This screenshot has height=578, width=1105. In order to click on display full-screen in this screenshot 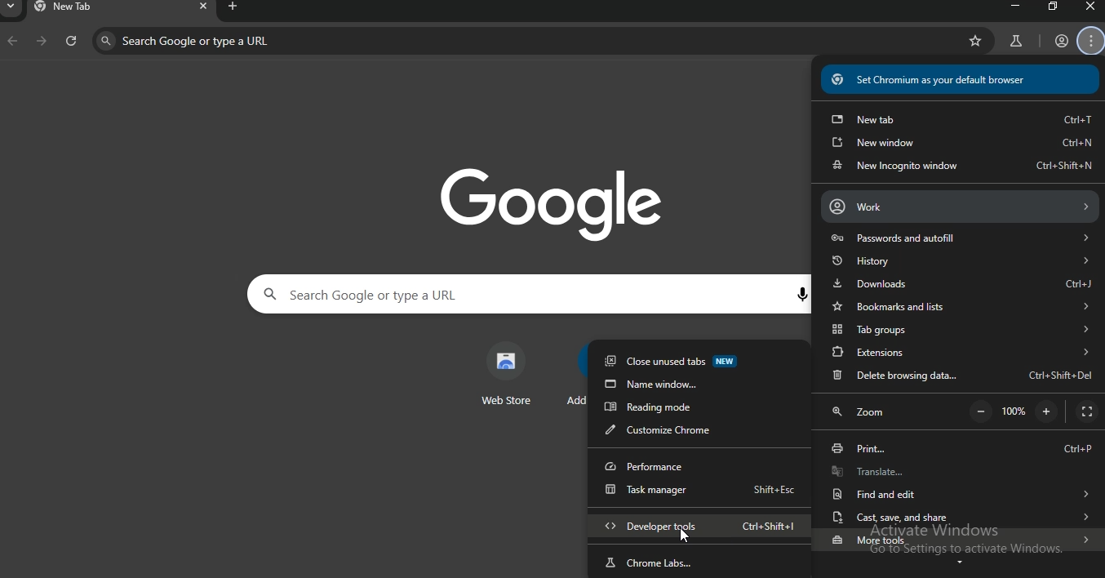, I will do `click(1088, 412)`.